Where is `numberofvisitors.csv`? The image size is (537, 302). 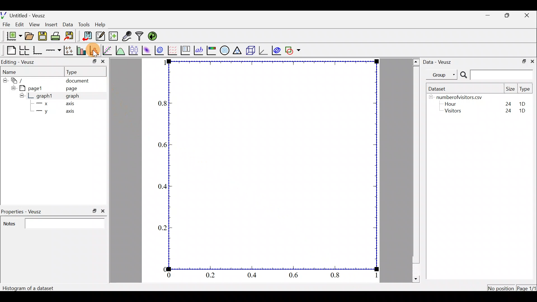
numberofvisitors.csv is located at coordinates (463, 96).